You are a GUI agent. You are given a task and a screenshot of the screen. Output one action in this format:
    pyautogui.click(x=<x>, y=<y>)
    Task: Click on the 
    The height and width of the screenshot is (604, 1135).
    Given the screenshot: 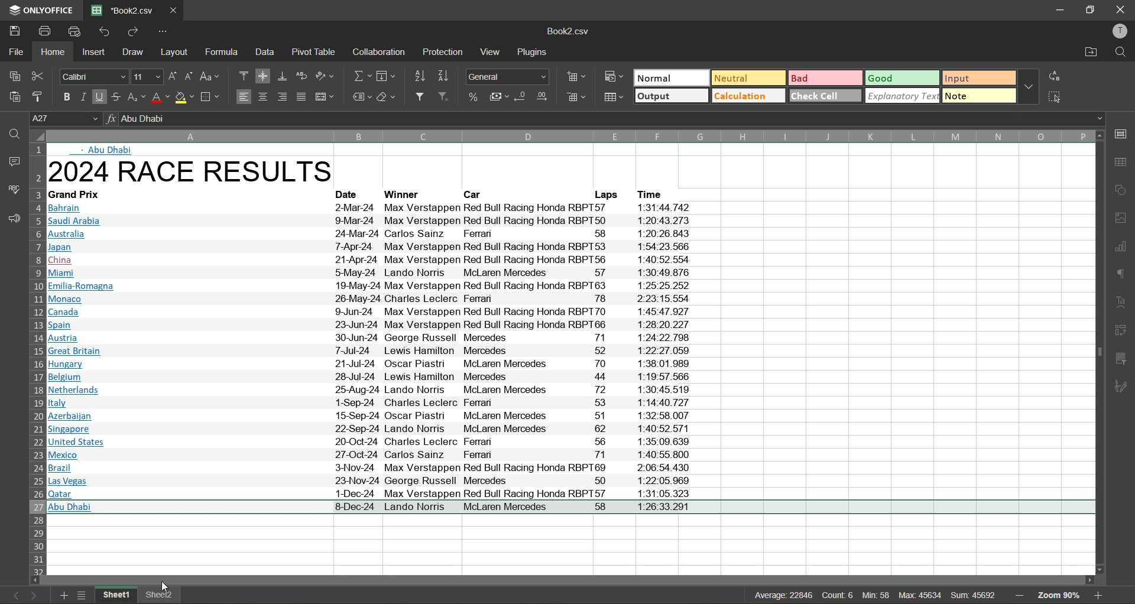 What is the action you would take?
    pyautogui.click(x=369, y=493)
    